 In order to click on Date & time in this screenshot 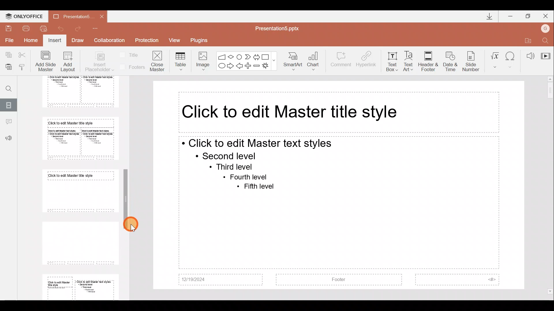, I will do `click(449, 60)`.